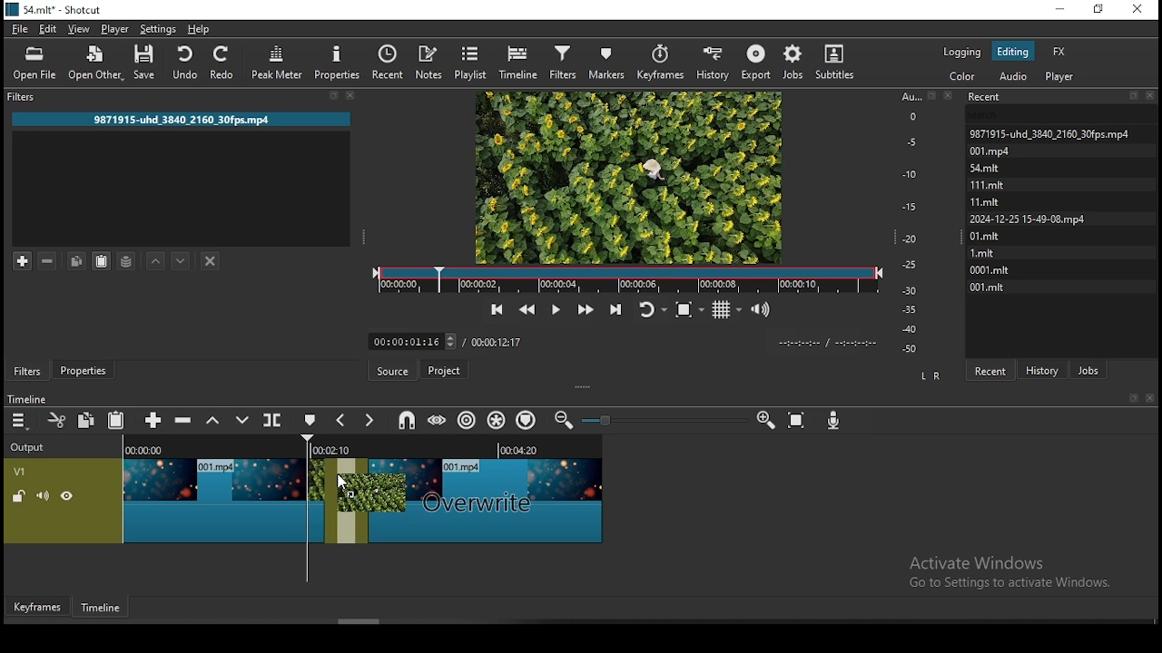 The image size is (1162, 653). I want to click on ripple all tracks, so click(493, 421).